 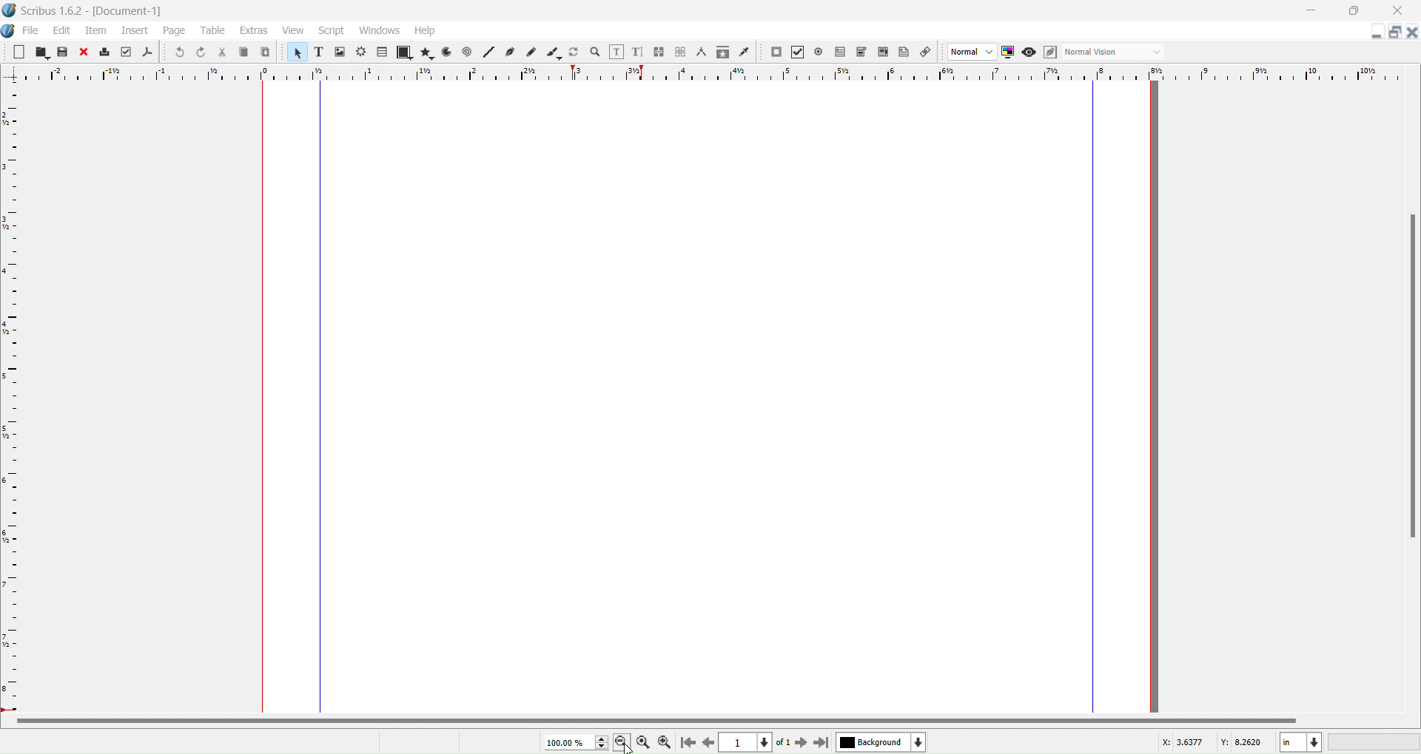 I want to click on Preflight Verifier, so click(x=126, y=52).